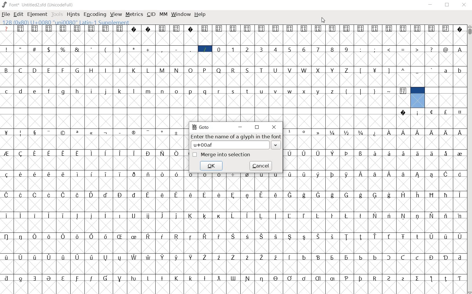 The height and width of the screenshot is (294, 472). I want to click on 9, so click(347, 49).